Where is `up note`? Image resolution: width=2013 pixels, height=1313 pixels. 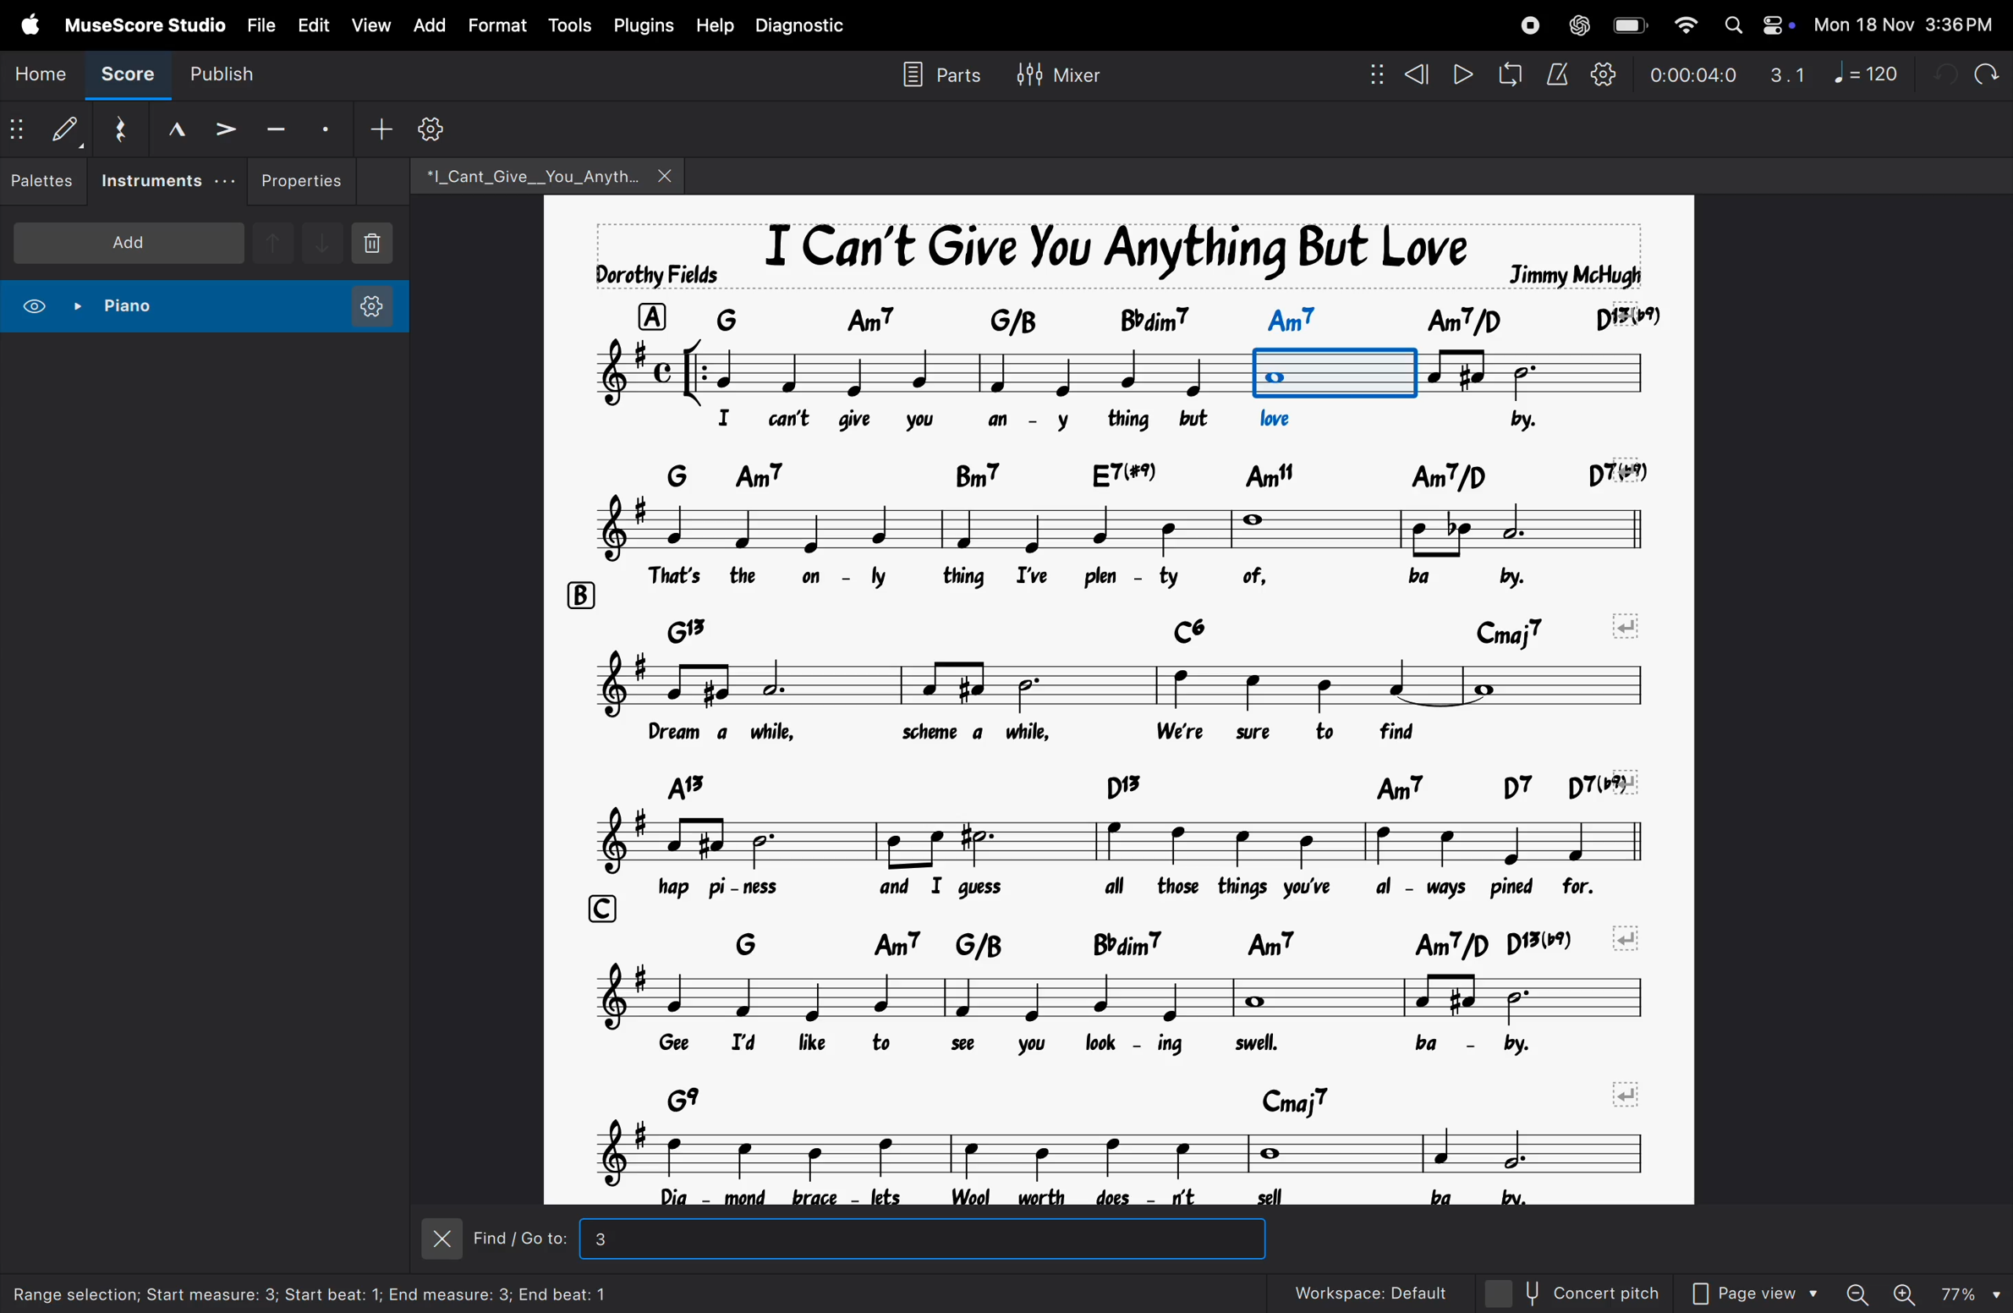
up note is located at coordinates (273, 244).